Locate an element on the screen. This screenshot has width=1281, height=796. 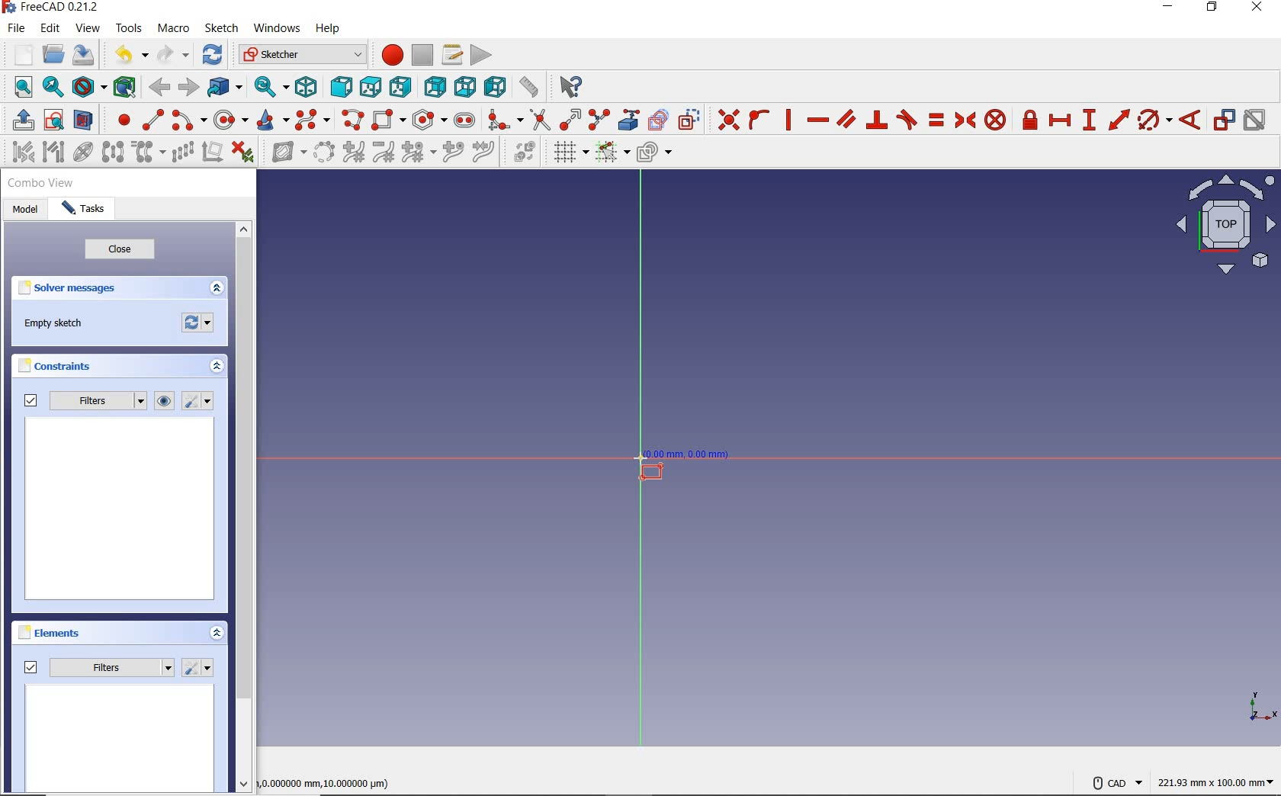
create B-spline is located at coordinates (313, 121).